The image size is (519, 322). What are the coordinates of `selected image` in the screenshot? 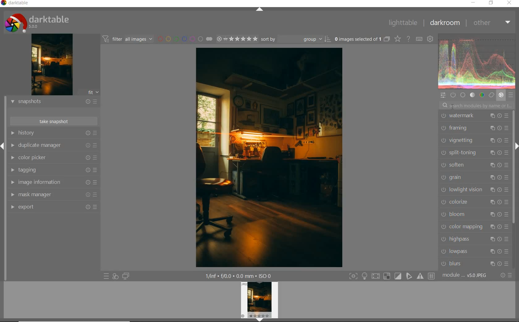 It's located at (269, 158).